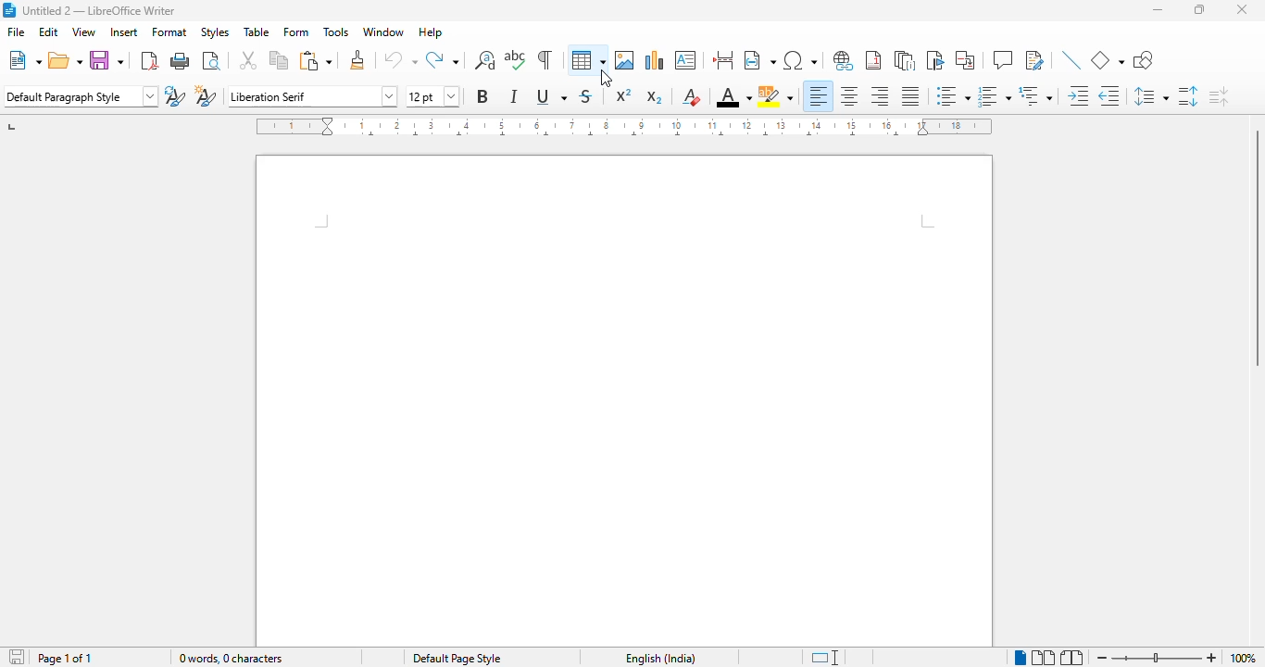 The image size is (1265, 667). Describe the element at coordinates (624, 127) in the screenshot. I see `ruler` at that location.